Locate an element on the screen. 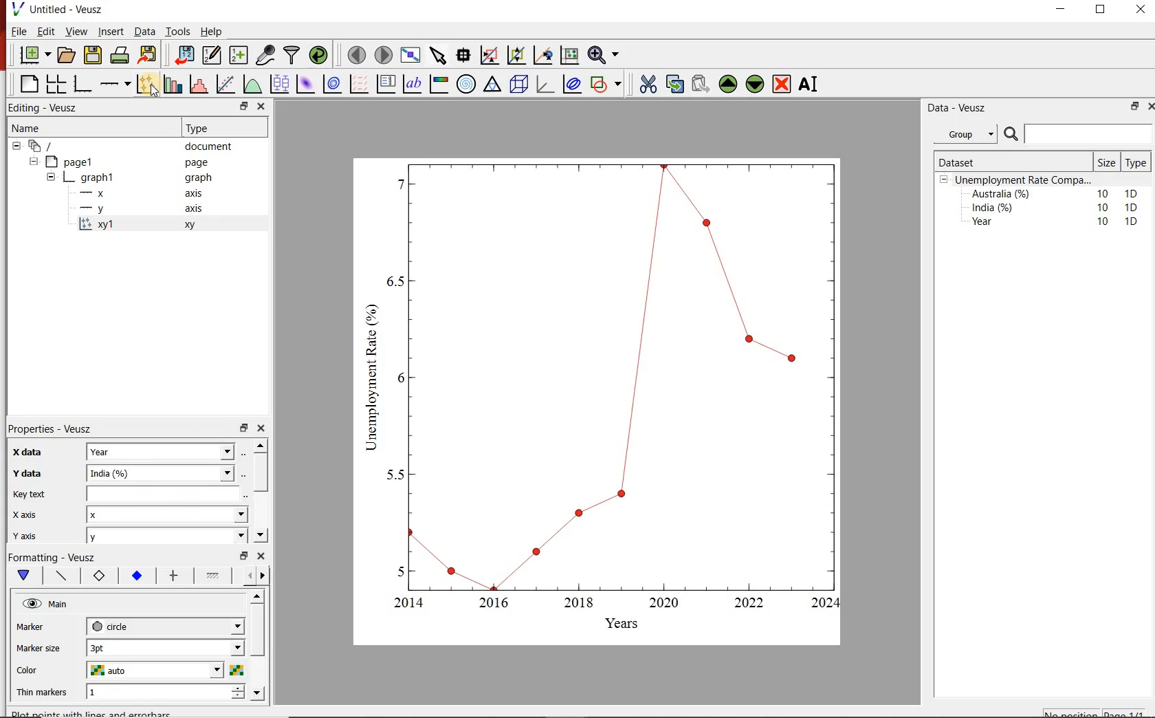 This screenshot has width=1155, height=718. main is located at coordinates (27, 576).